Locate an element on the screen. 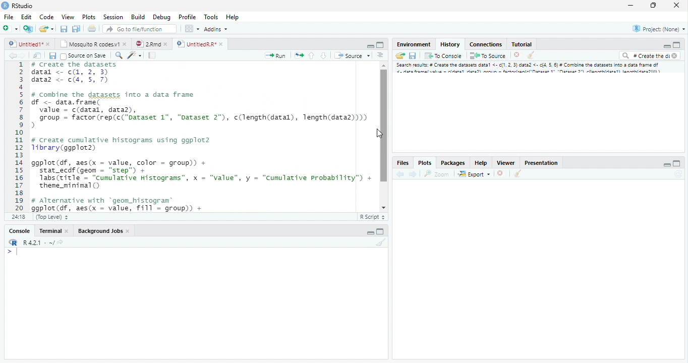 The width and height of the screenshot is (688, 363). Minimize is located at coordinates (370, 232).